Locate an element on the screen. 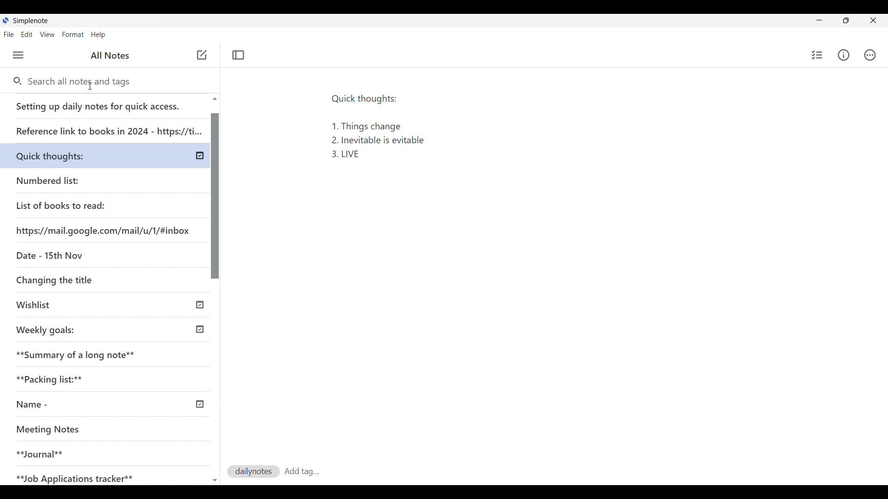 This screenshot has width=888, height=499. Reference link to books in 2024 - https://ti... is located at coordinates (108, 128).